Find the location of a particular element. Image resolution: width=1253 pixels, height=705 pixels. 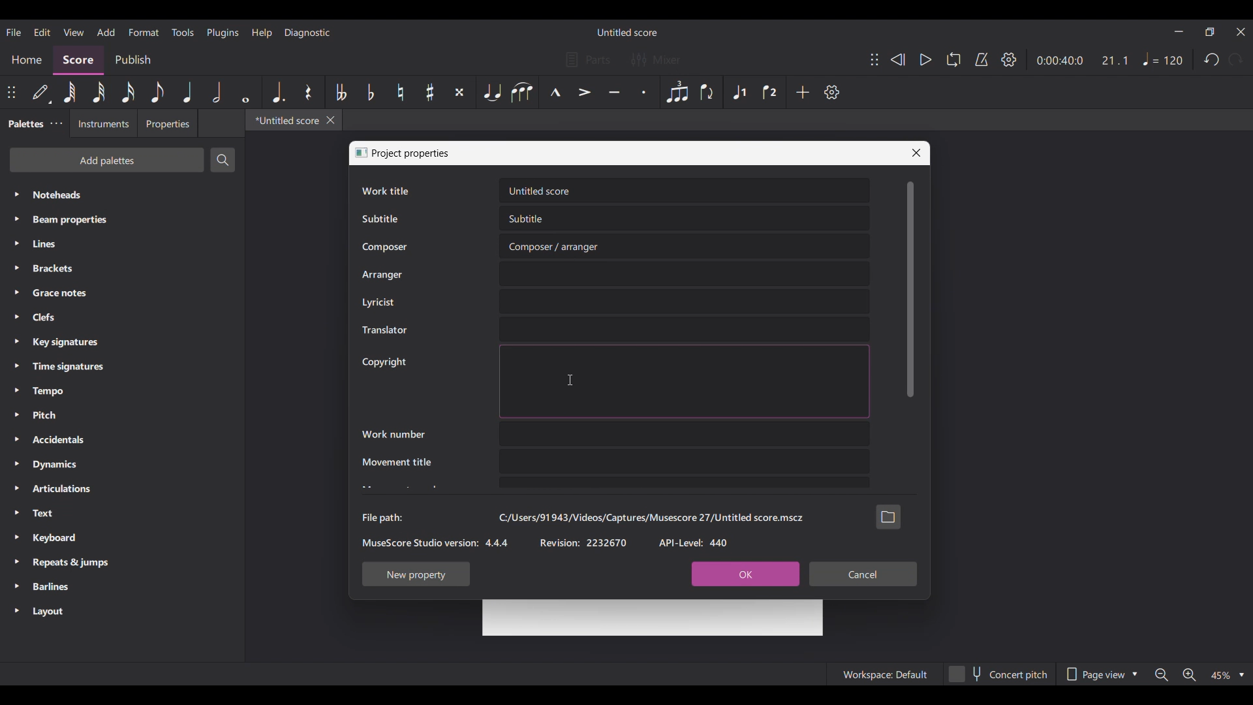

63th menu is located at coordinates (70, 92).